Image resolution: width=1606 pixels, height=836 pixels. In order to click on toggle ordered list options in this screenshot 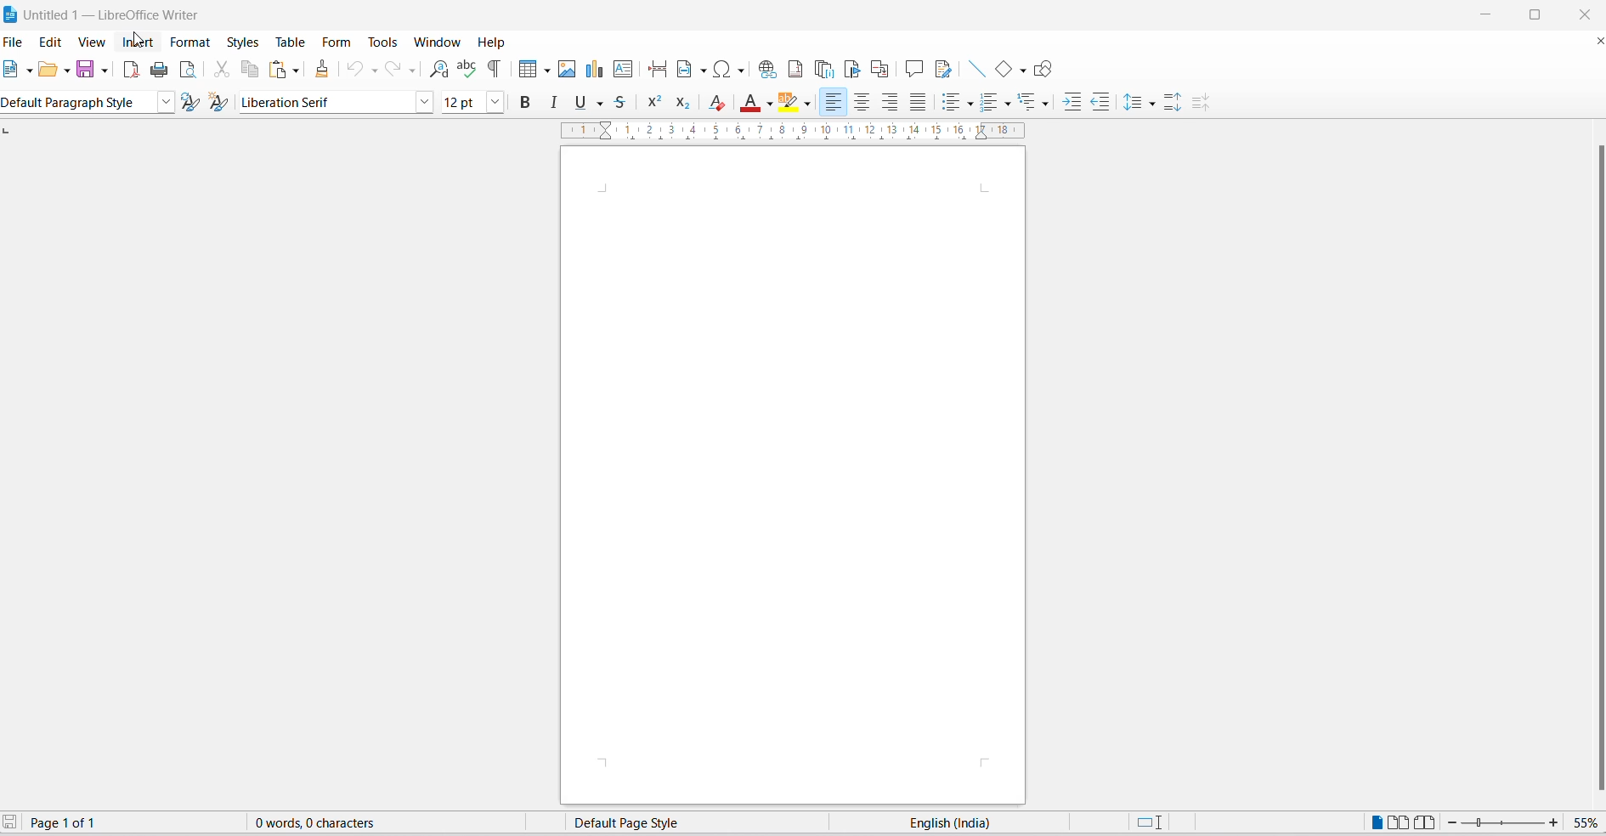, I will do `click(1007, 104)`.